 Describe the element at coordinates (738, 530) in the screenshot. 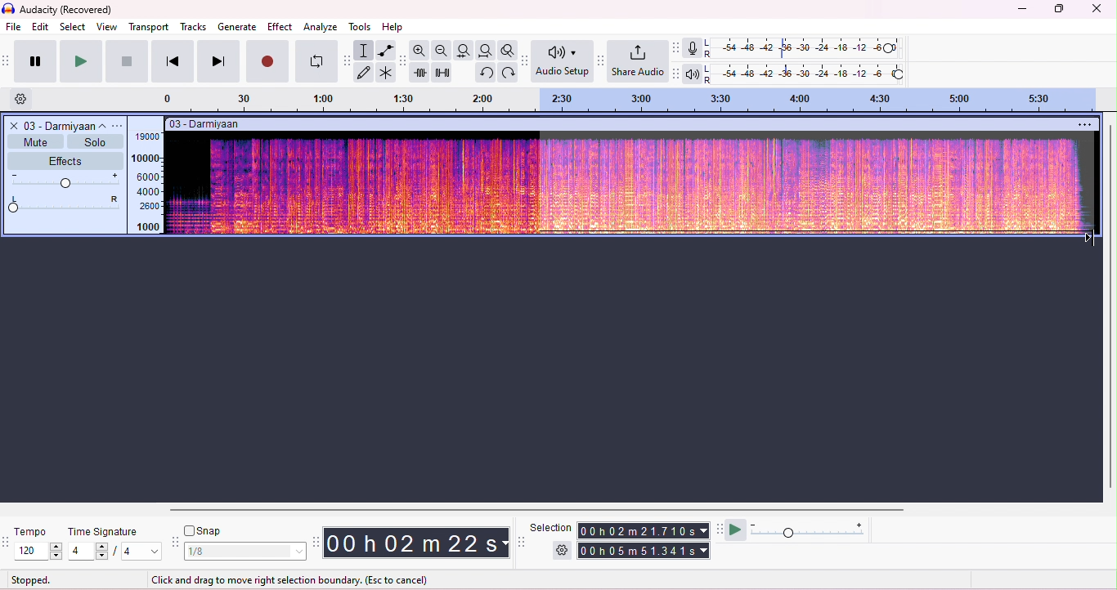

I see `play at speed/ play at speed once` at that location.